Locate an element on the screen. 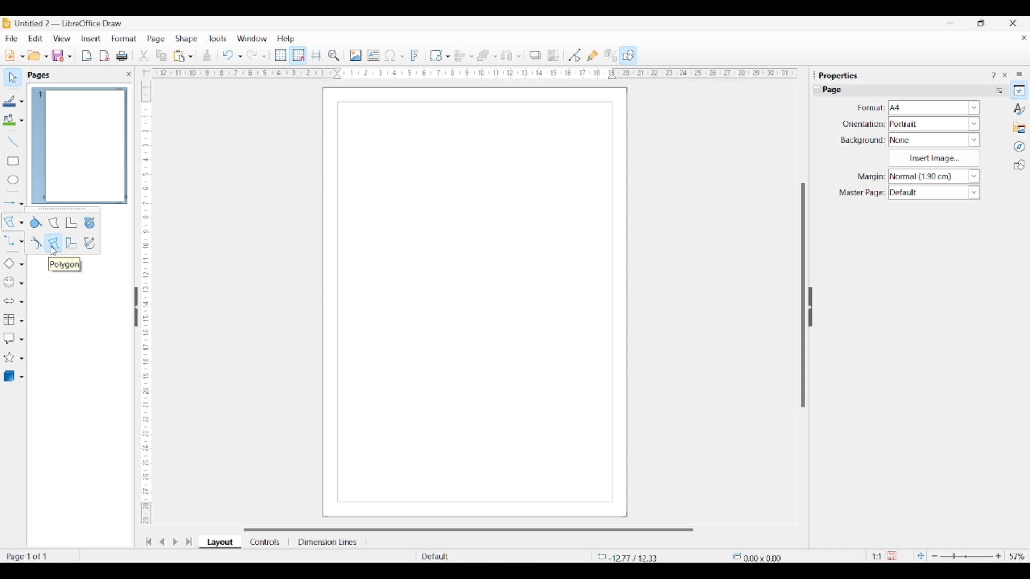 Image resolution: width=1030 pixels, height=579 pixels. Special character options is located at coordinates (402, 56).